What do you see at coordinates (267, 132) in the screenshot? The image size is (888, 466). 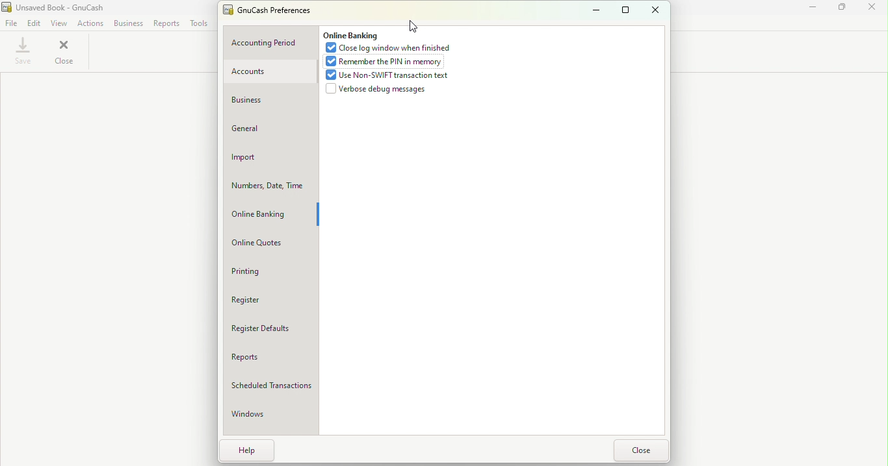 I see `General` at bounding box center [267, 132].